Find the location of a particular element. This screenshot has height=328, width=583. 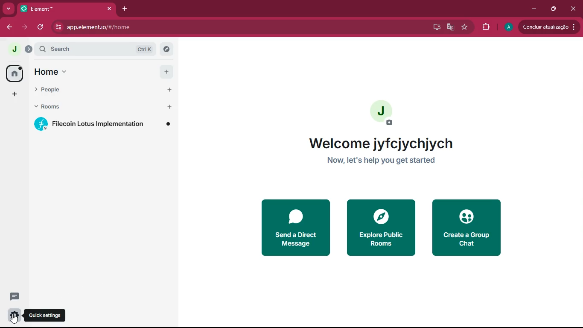

refresh is located at coordinates (41, 28).